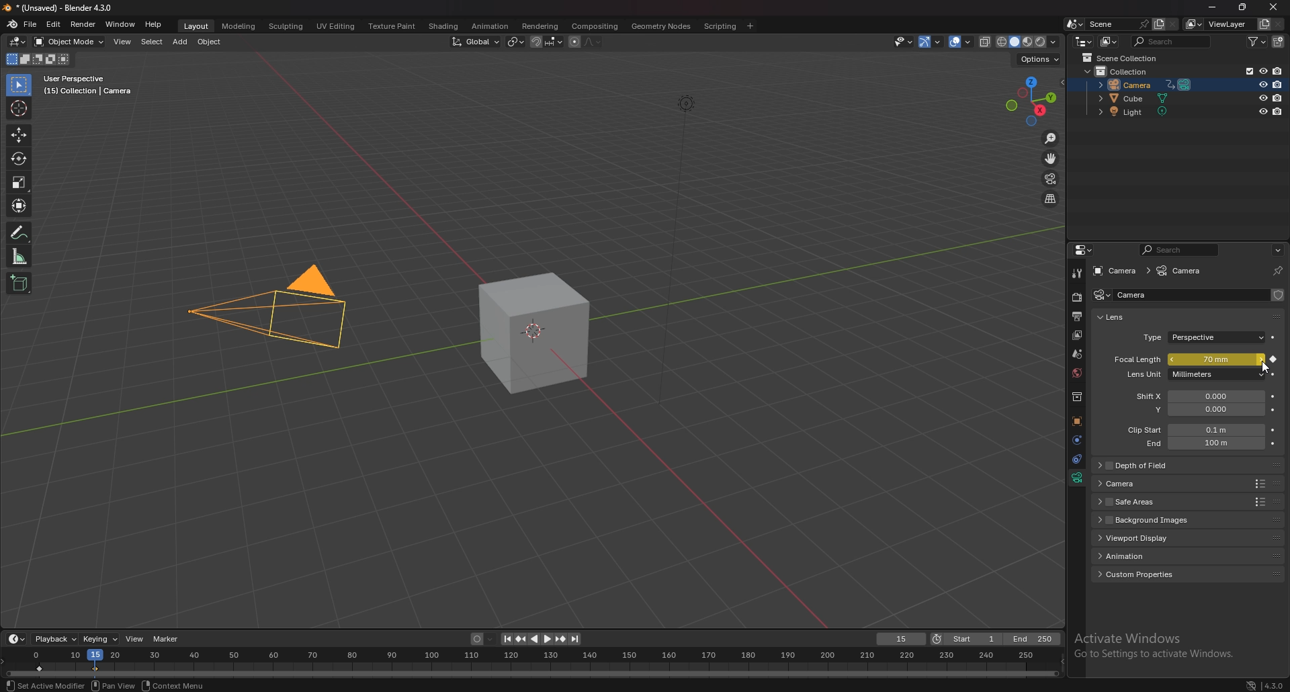 This screenshot has height=692, width=1290. I want to click on output, so click(1078, 316).